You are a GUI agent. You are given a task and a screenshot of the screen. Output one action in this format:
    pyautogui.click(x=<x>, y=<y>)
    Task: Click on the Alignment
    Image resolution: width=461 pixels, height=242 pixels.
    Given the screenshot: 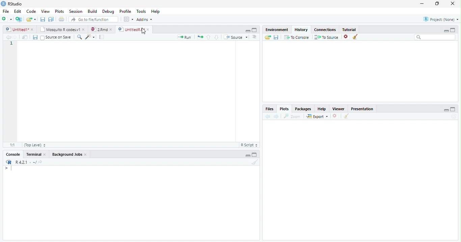 What is the action you would take?
    pyautogui.click(x=254, y=37)
    